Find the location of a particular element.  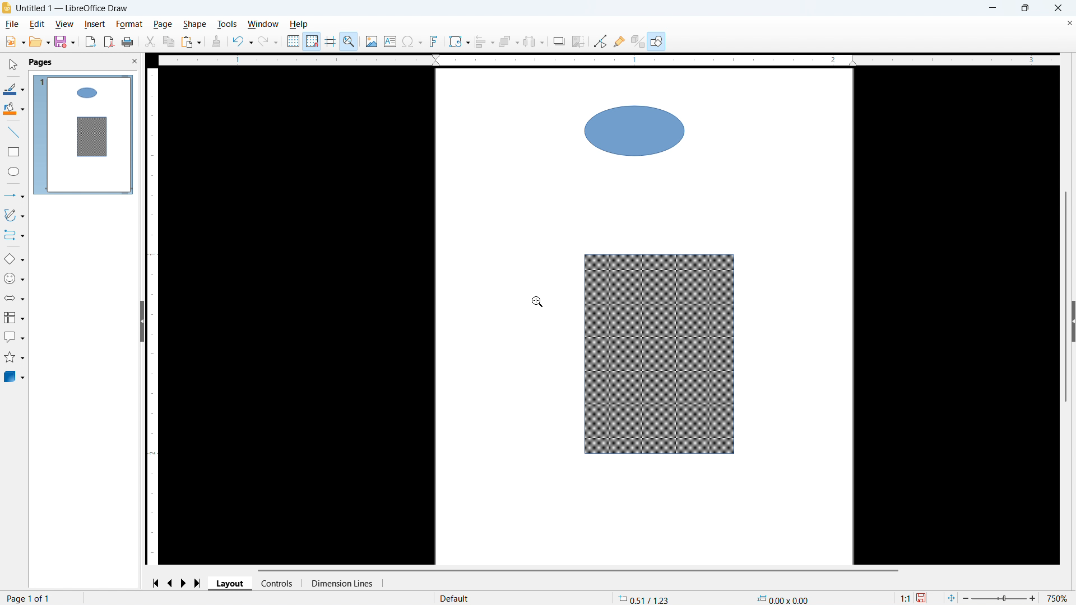

New  is located at coordinates (14, 42).